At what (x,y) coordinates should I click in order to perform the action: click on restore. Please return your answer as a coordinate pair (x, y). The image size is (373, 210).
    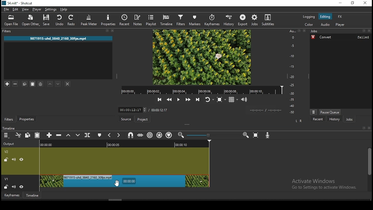
    Looking at the image, I should click on (353, 3).